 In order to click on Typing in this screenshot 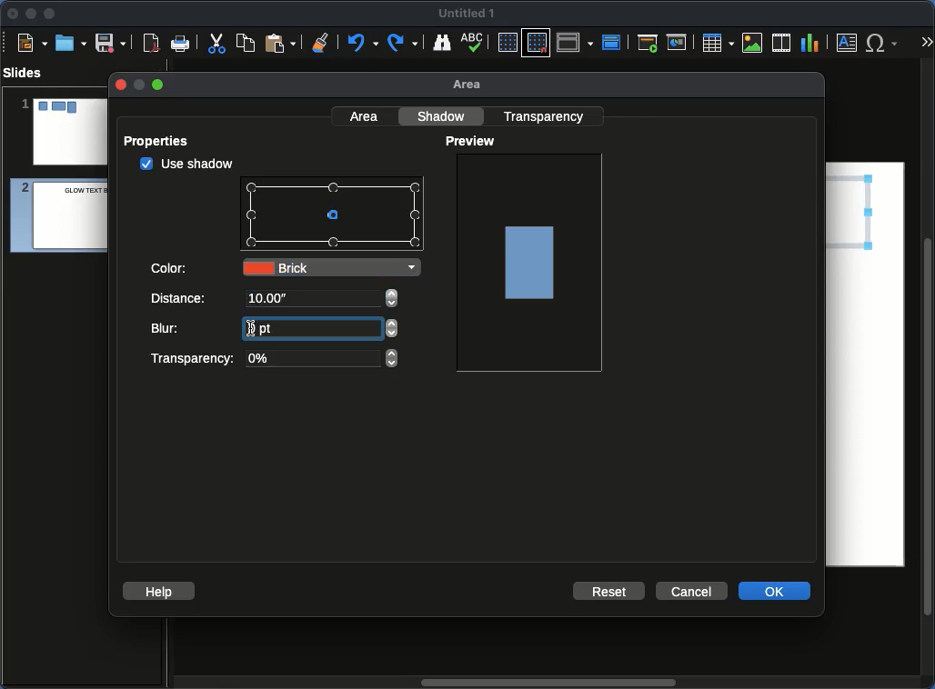, I will do `click(275, 326)`.